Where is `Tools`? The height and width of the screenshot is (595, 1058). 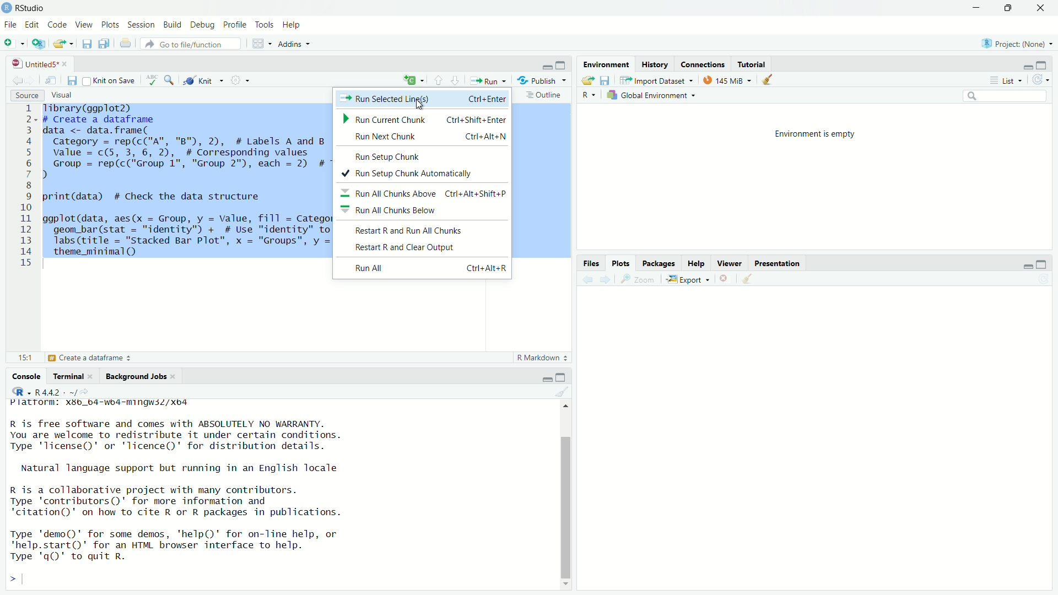
Tools is located at coordinates (265, 24).